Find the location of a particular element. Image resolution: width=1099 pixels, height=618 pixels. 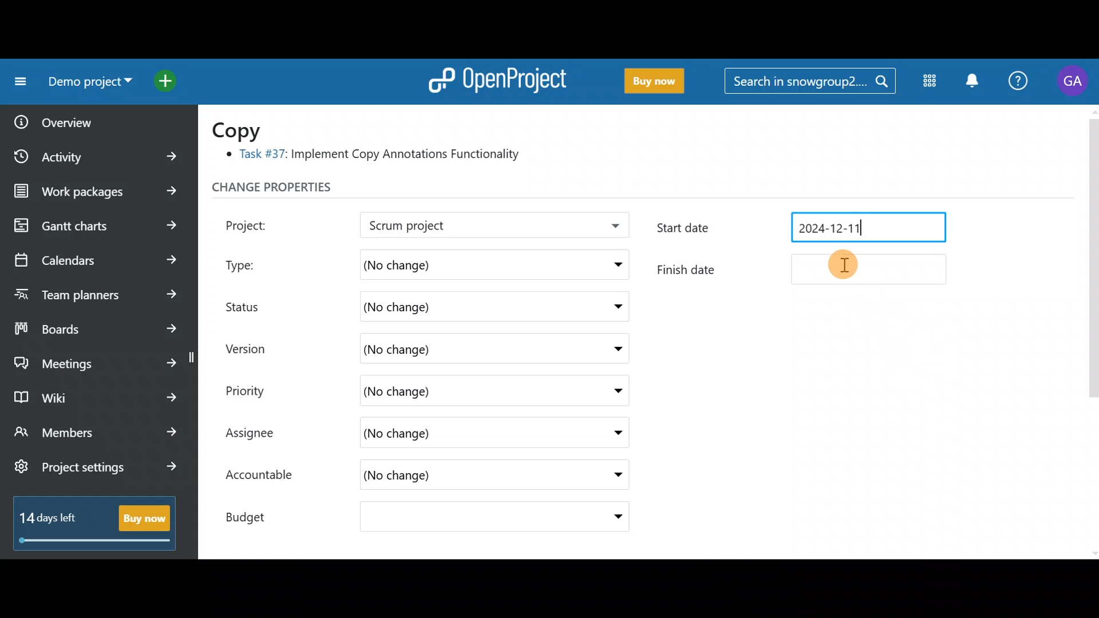

Meetings is located at coordinates (96, 360).